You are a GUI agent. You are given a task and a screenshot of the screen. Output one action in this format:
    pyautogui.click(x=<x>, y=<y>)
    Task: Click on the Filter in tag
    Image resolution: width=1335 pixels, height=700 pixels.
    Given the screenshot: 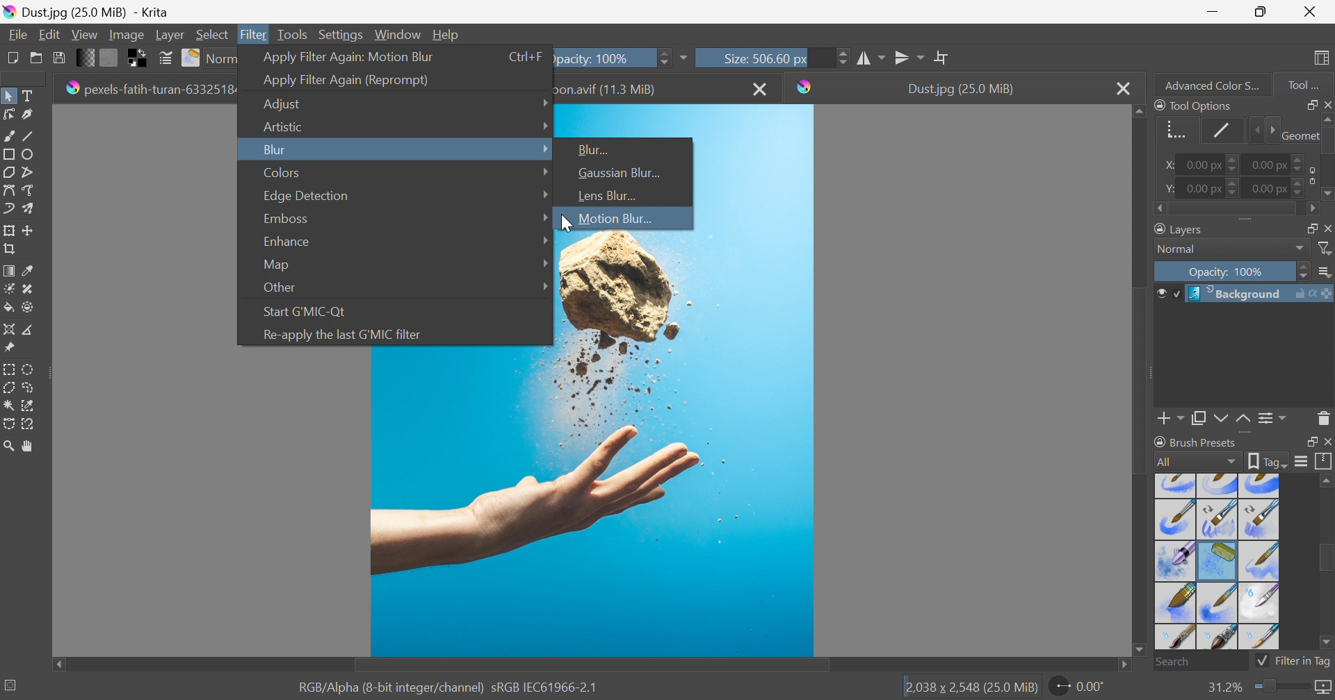 What is the action you would take?
    pyautogui.click(x=1294, y=661)
    